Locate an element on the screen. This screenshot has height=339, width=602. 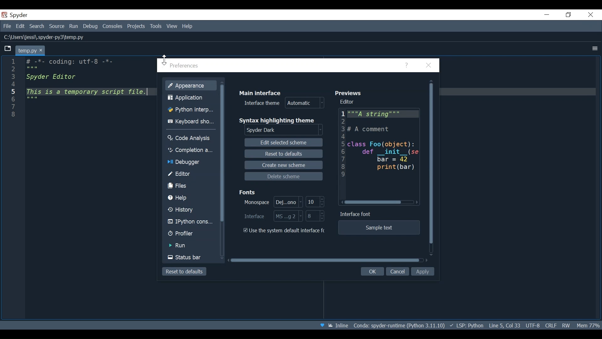
Close is located at coordinates (590, 14).